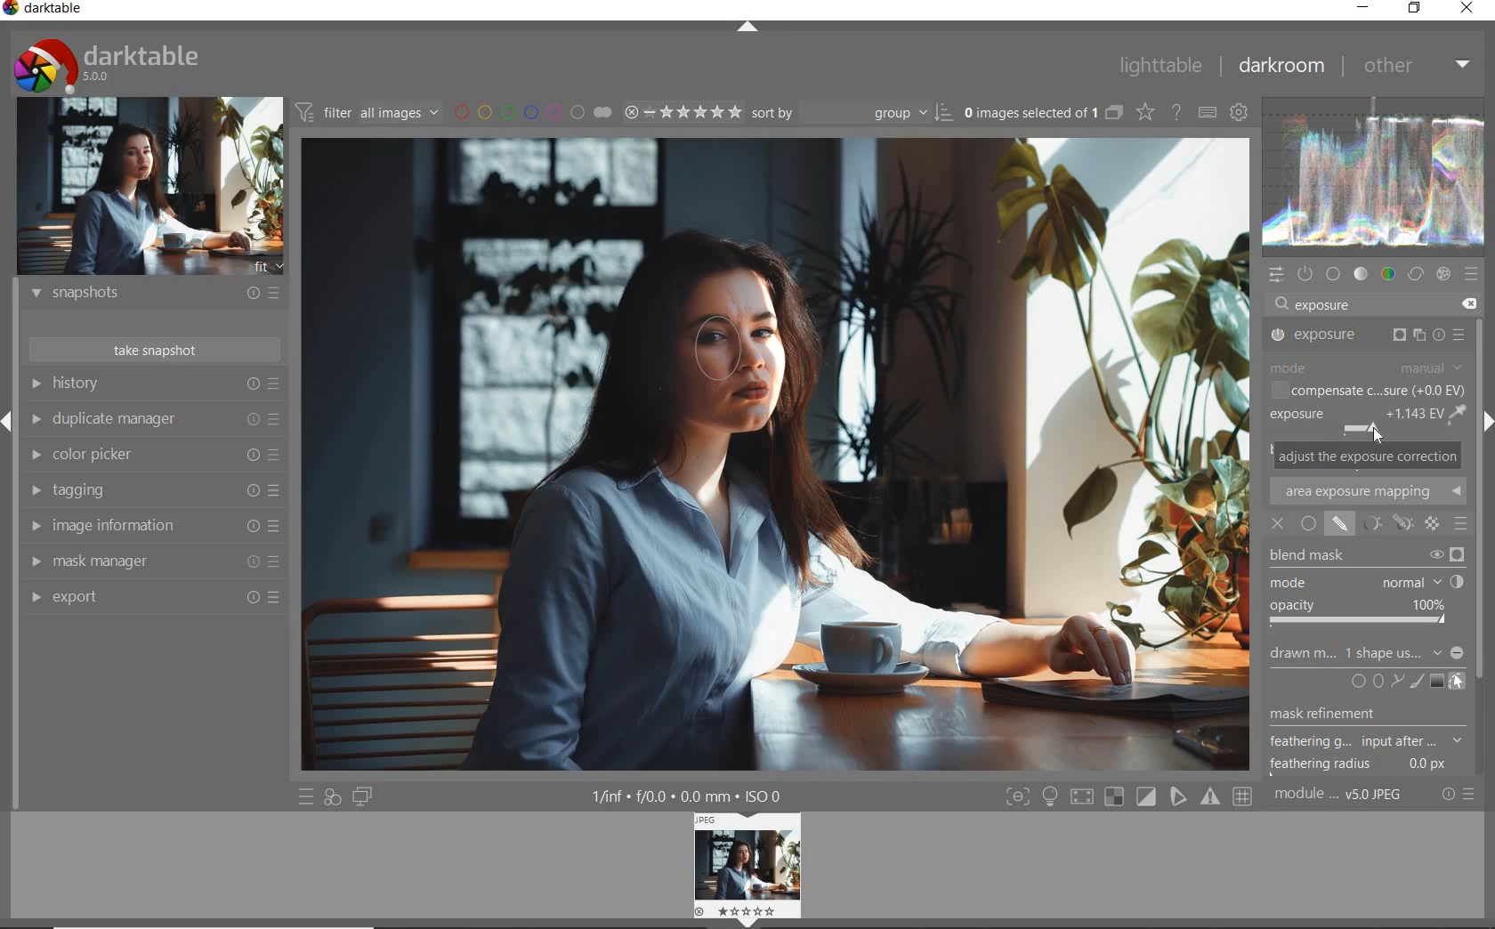 Image resolution: width=1495 pixels, height=929 pixels. Describe the element at coordinates (1394, 683) in the screenshot. I see `ADD PATH` at that location.